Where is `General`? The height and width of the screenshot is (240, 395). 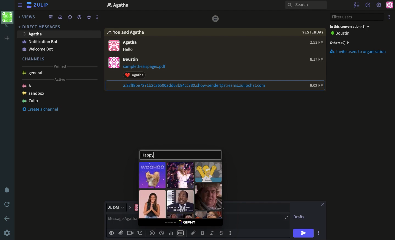 General is located at coordinates (34, 73).